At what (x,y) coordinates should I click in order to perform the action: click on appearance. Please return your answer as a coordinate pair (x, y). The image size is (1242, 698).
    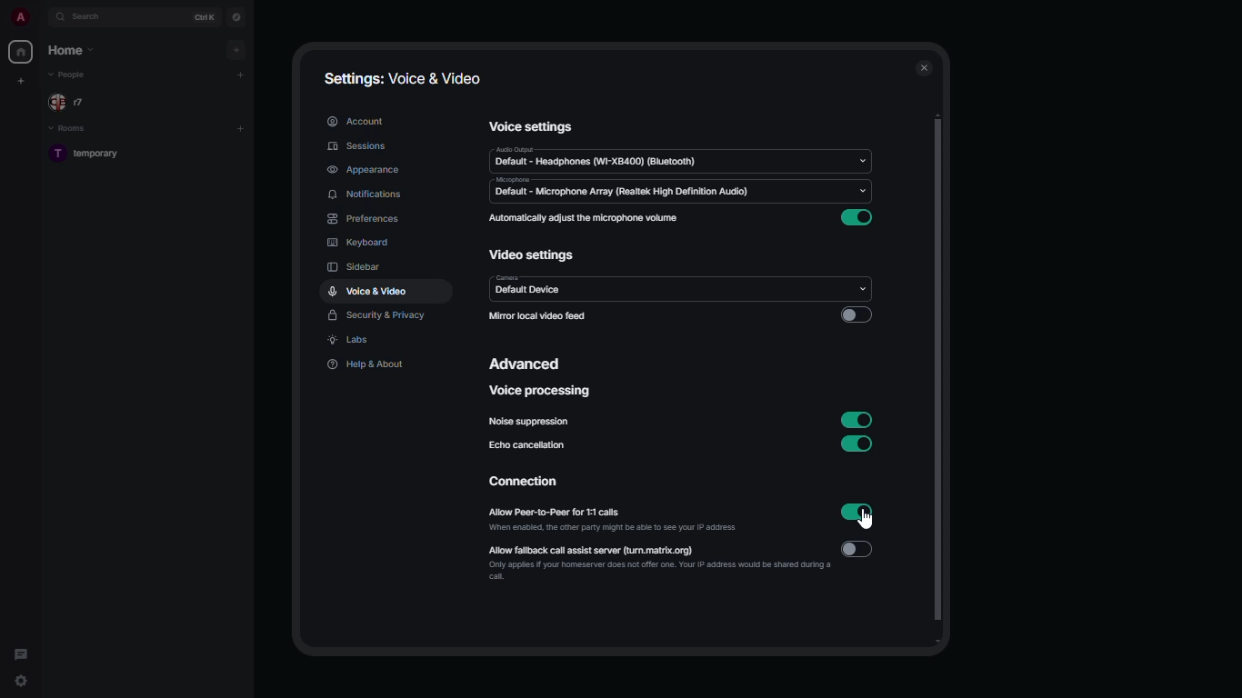
    Looking at the image, I should click on (364, 169).